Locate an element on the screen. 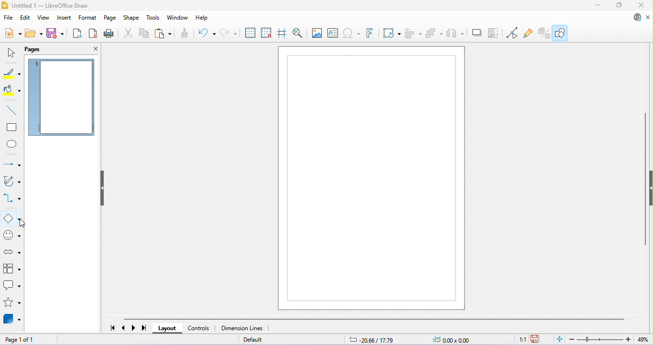  hide/open is located at coordinates (649, 189).